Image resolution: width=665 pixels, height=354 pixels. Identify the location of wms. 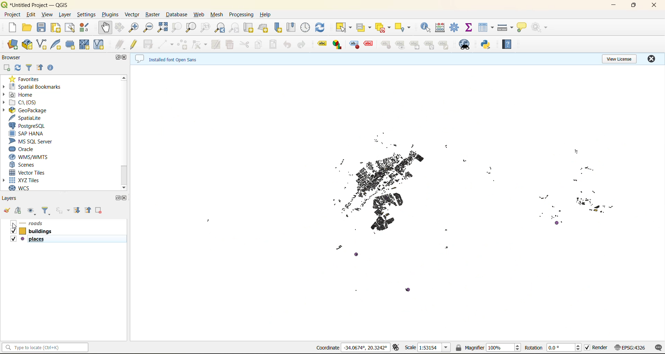
(29, 157).